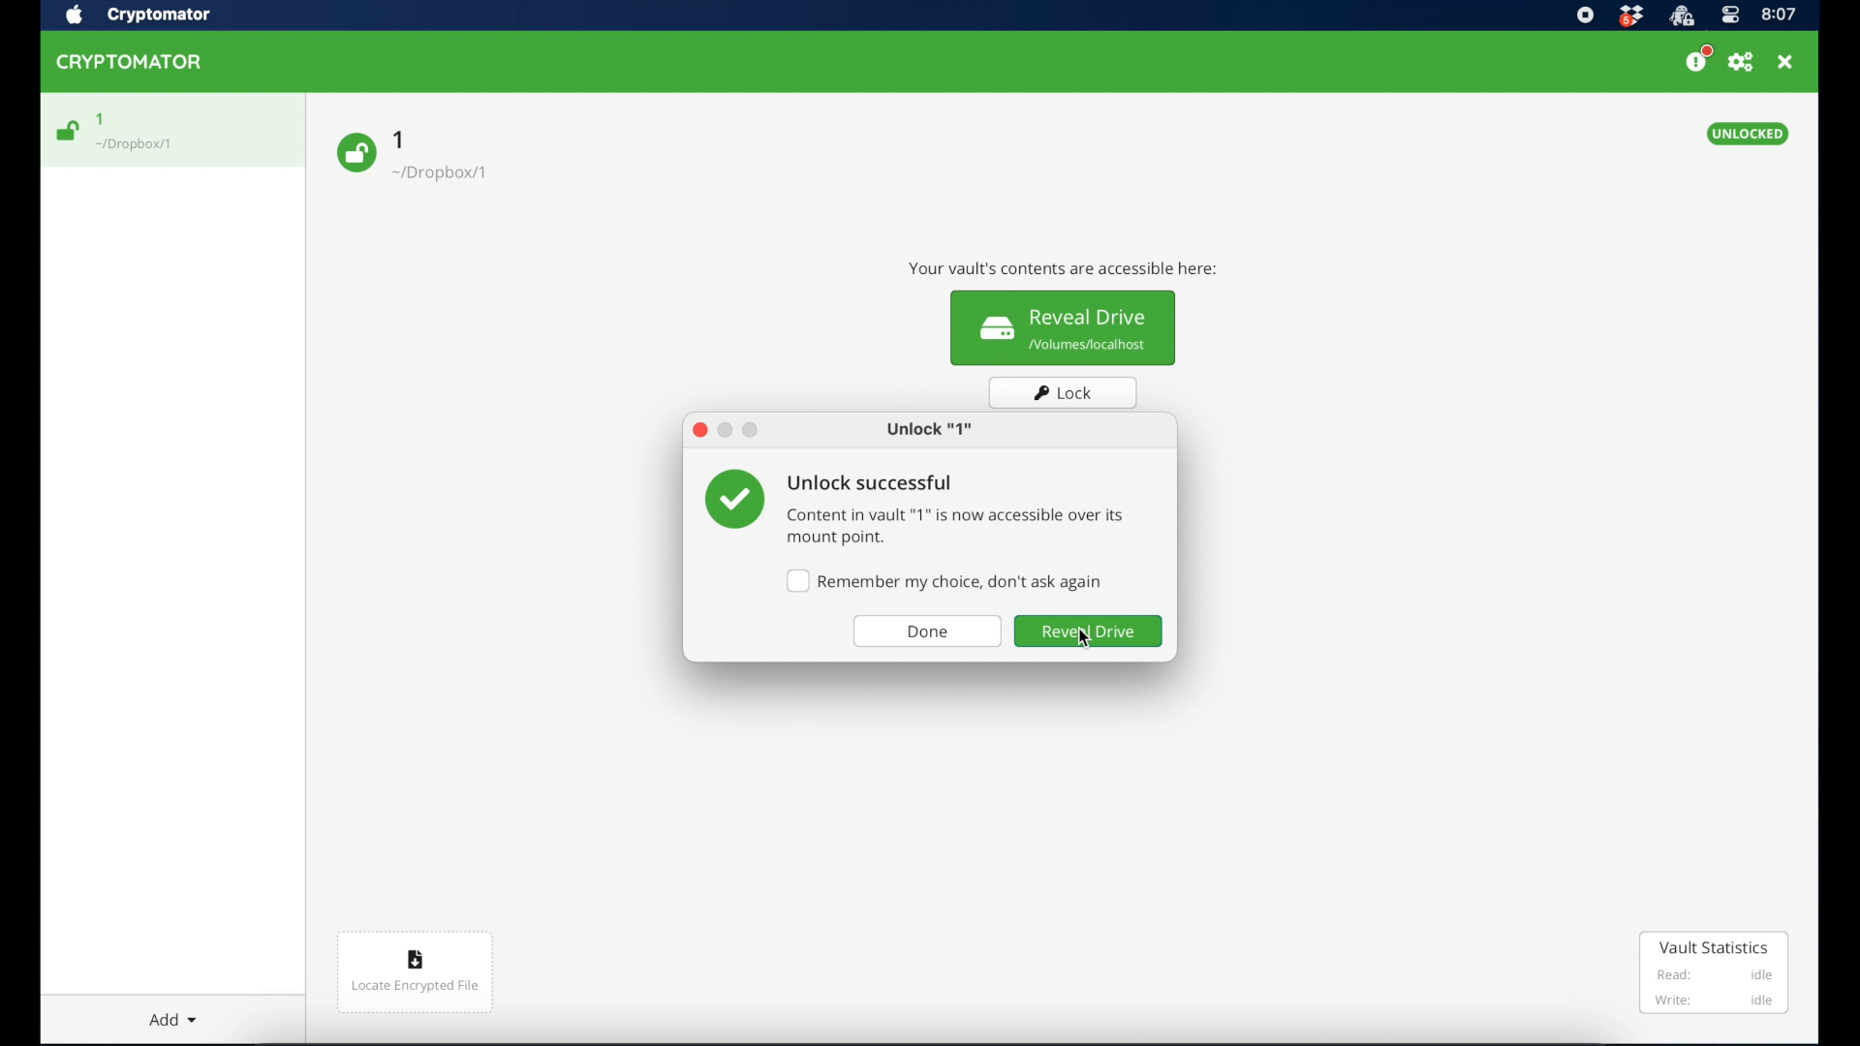 This screenshot has height=1046, width=1860. Describe the element at coordinates (929, 430) in the screenshot. I see `unlock 1` at that location.